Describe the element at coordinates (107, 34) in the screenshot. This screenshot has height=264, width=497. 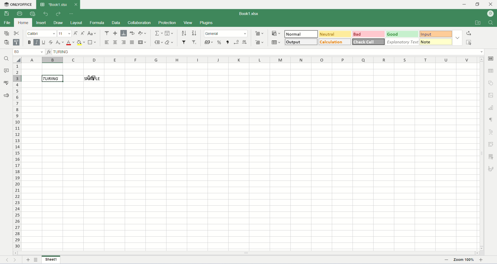
I see `align top` at that location.